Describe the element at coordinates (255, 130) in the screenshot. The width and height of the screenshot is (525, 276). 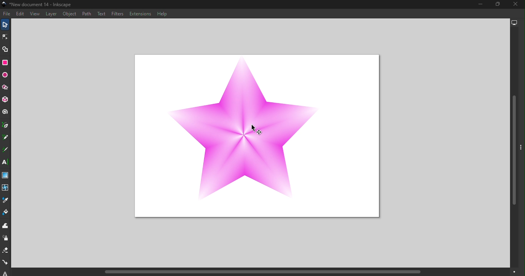
I see `cursor` at that location.